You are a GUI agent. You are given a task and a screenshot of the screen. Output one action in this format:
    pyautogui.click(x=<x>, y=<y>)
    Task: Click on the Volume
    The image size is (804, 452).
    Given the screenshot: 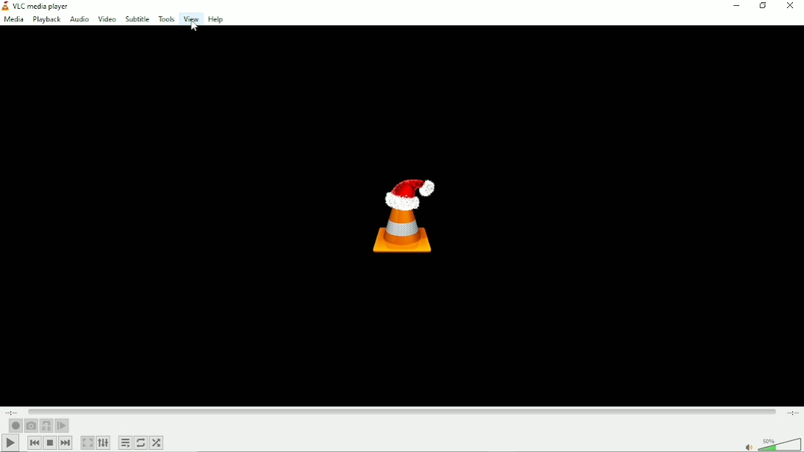 What is the action you would take?
    pyautogui.click(x=766, y=439)
    